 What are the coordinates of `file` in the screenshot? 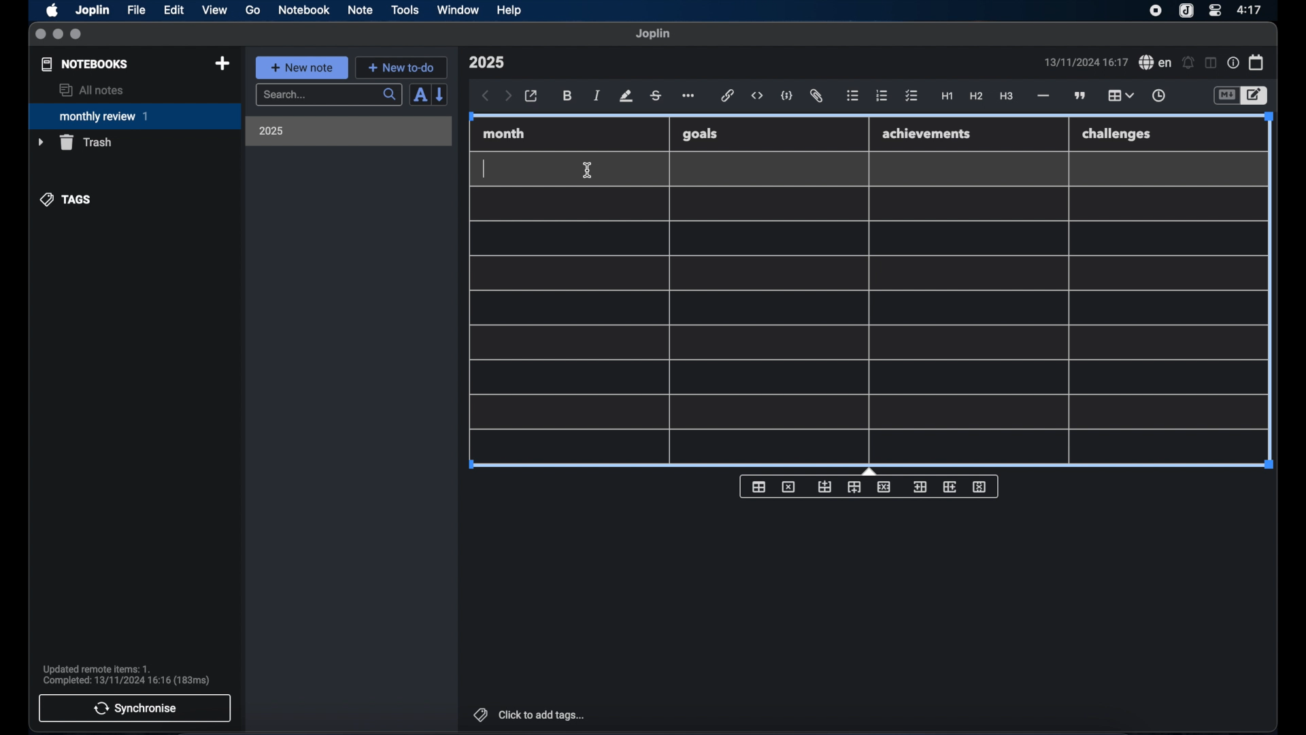 It's located at (136, 10).